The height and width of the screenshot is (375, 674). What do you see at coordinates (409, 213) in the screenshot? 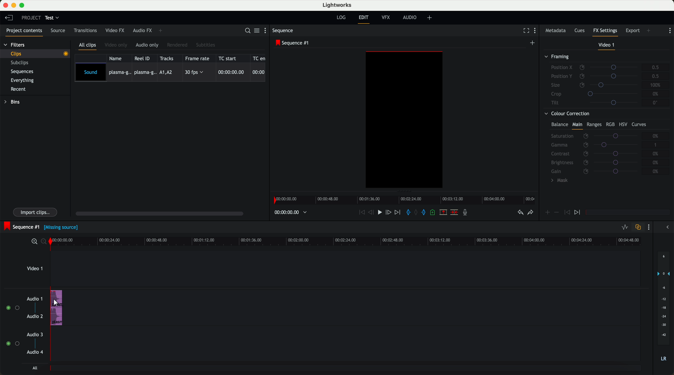
I see `add in mark` at bounding box center [409, 213].